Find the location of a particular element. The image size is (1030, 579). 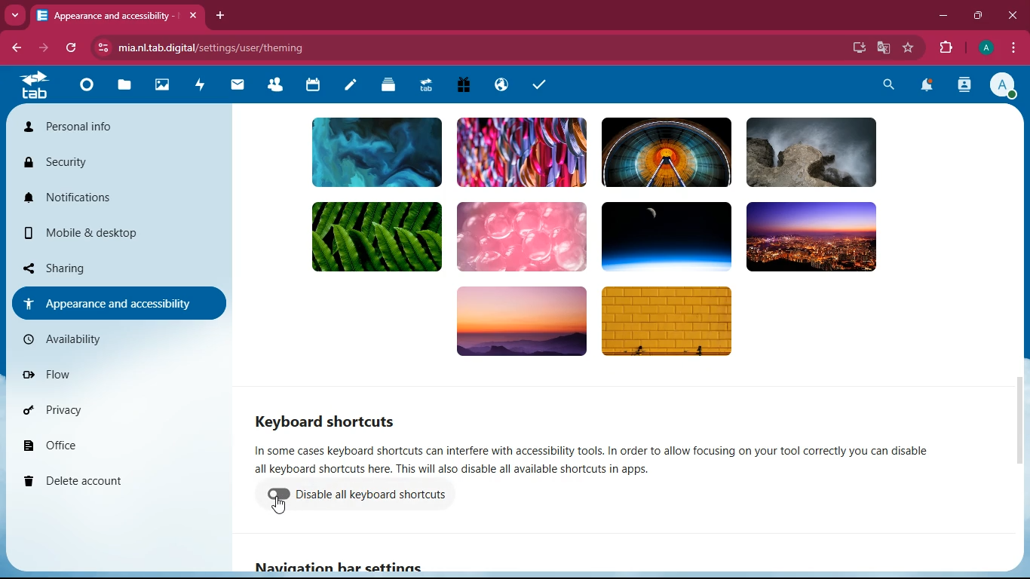

menu is located at coordinates (1011, 47).